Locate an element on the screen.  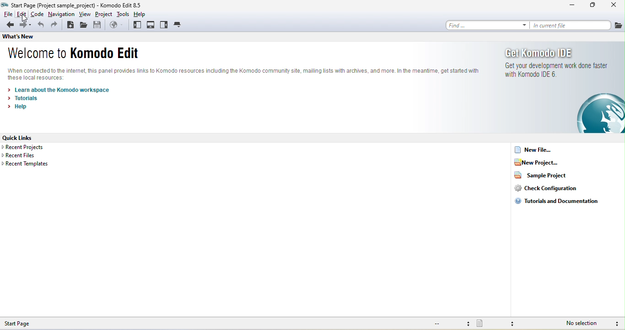
what's new is located at coordinates (24, 37).